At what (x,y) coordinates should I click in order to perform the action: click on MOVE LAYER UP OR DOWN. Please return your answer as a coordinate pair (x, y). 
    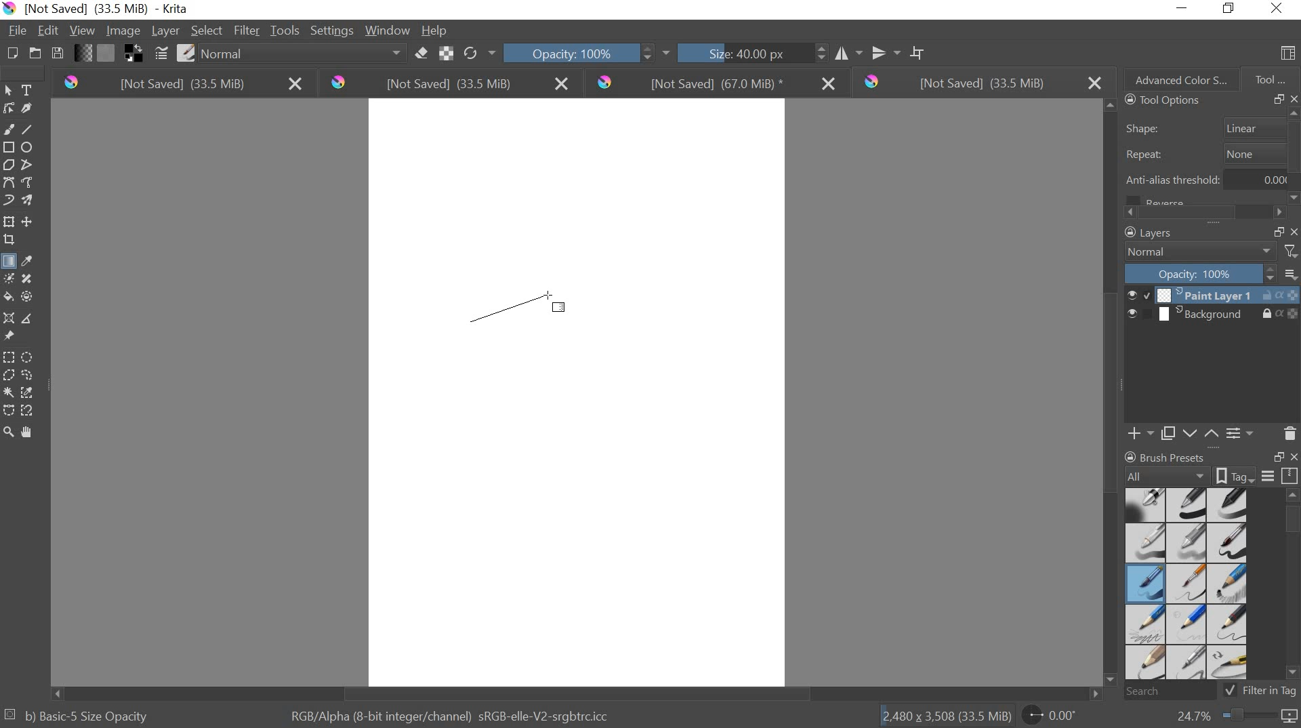
    Looking at the image, I should click on (1198, 433).